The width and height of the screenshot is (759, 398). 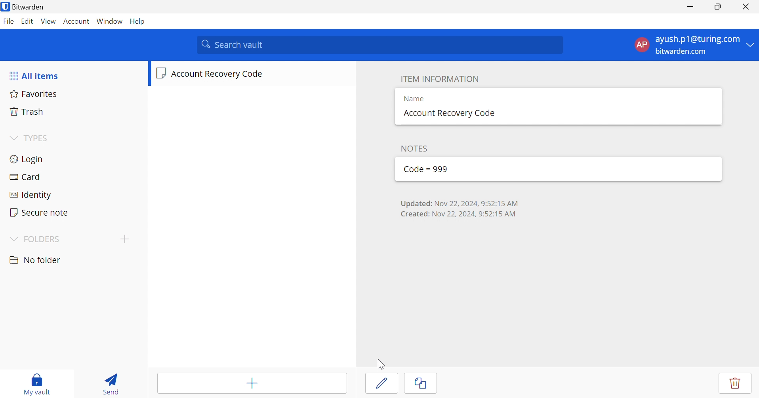 What do you see at coordinates (139, 21) in the screenshot?
I see `Help` at bounding box center [139, 21].